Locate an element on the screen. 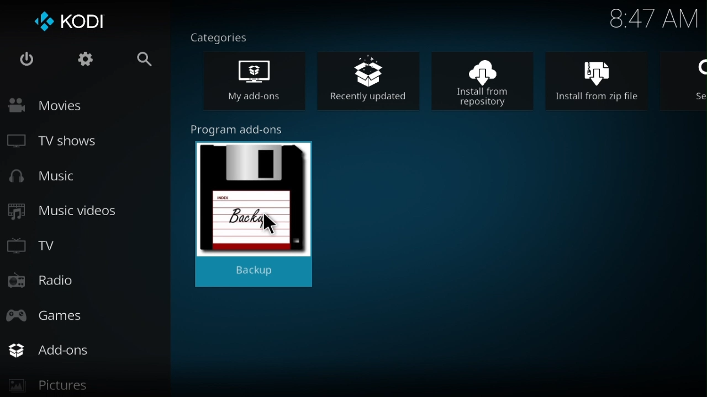 This screenshot has width=707, height=397. add-ons is located at coordinates (89, 350).